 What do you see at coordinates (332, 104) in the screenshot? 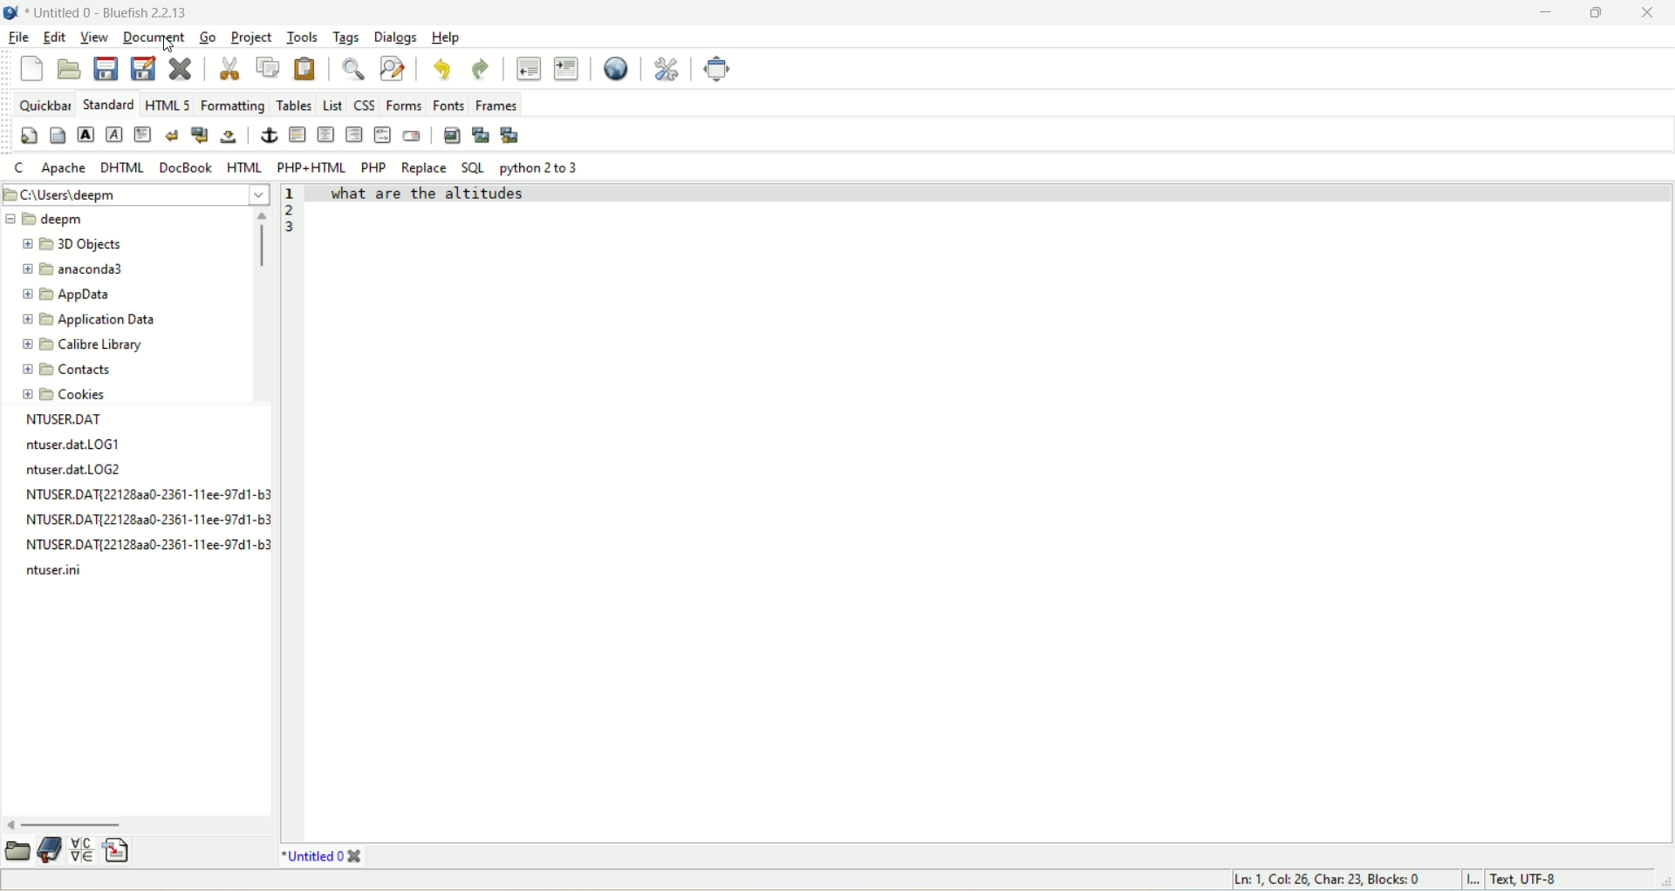
I see `list` at bounding box center [332, 104].